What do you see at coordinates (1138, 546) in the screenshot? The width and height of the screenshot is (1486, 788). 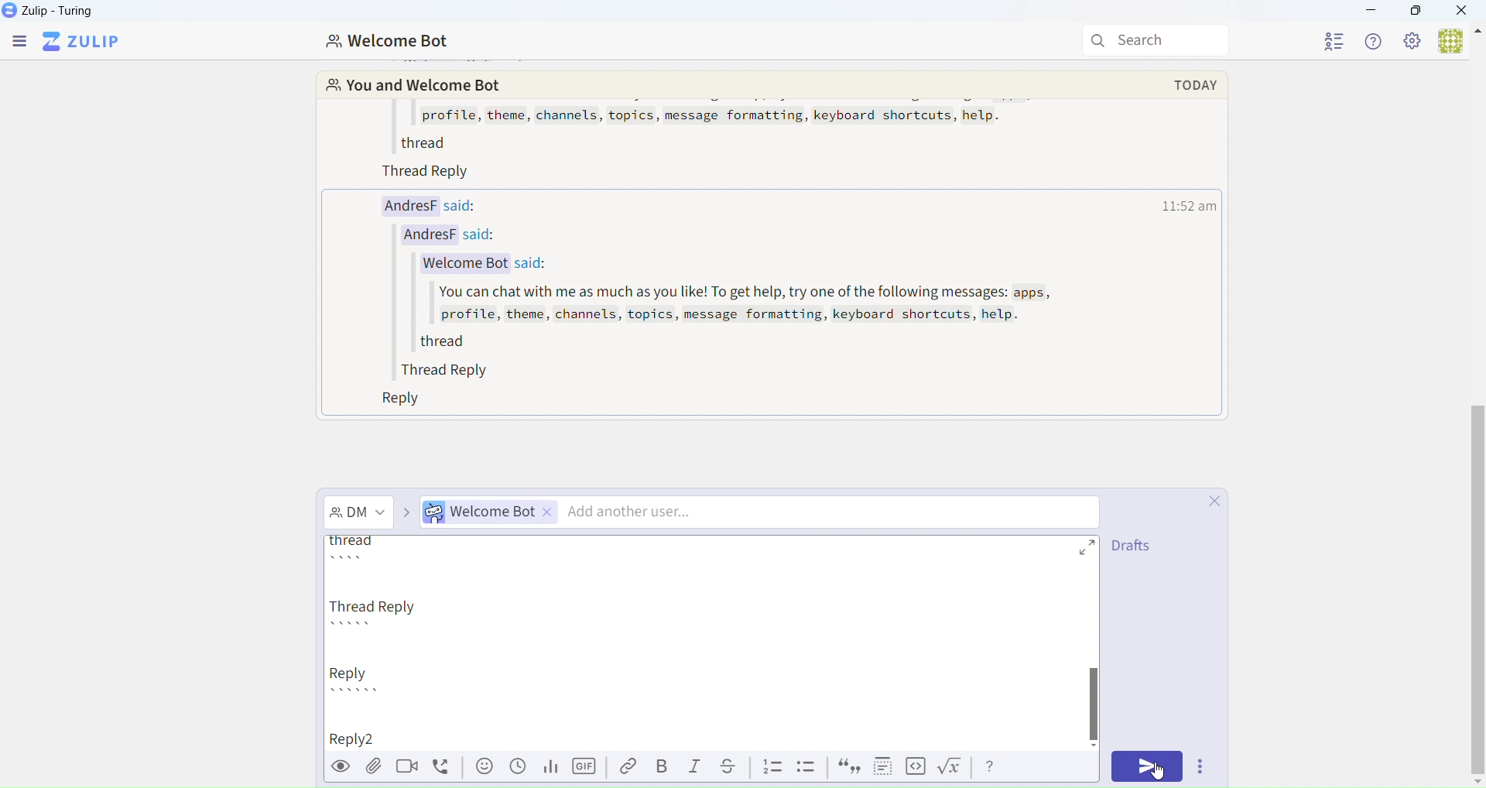 I see `drafts` at bounding box center [1138, 546].